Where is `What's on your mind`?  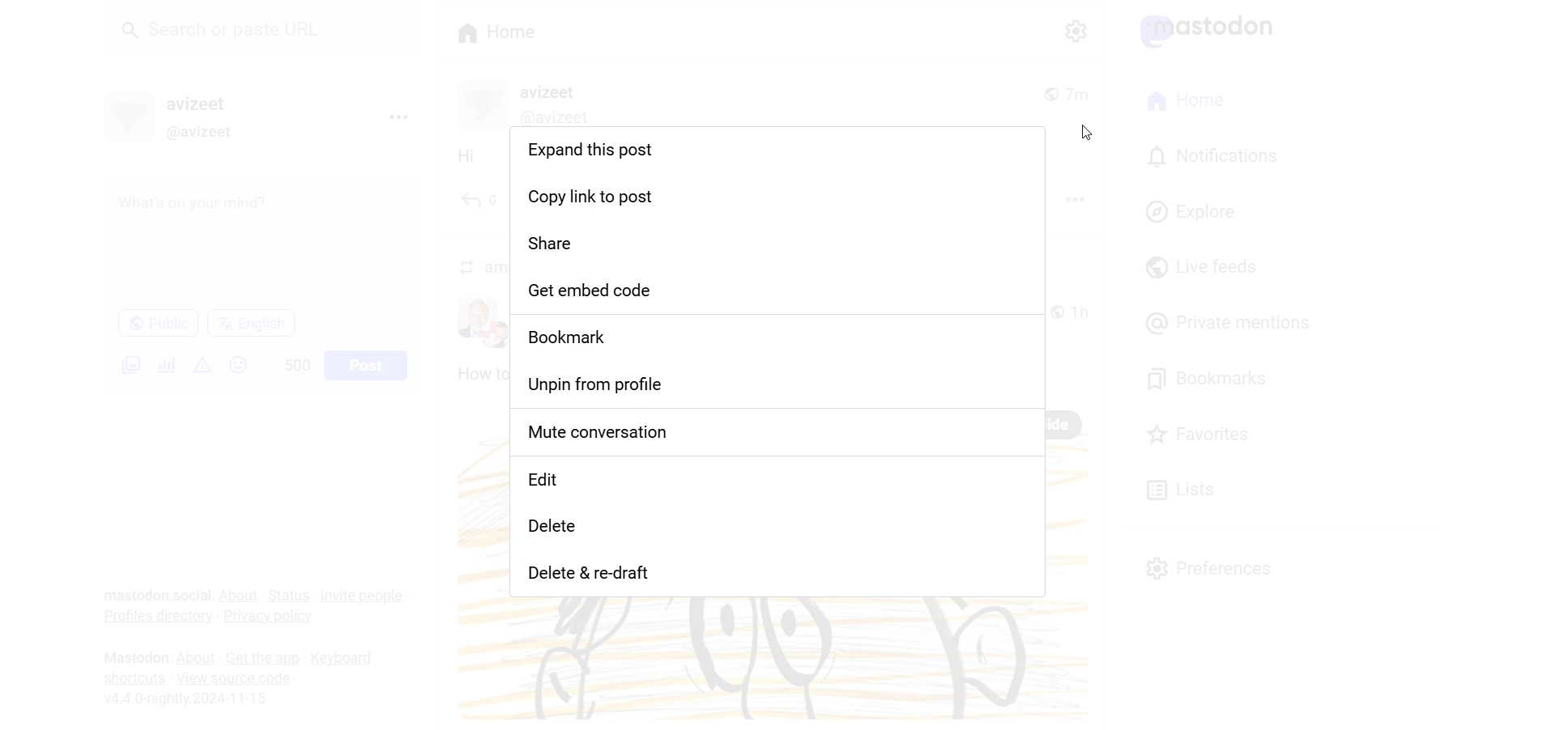 What's on your mind is located at coordinates (261, 244).